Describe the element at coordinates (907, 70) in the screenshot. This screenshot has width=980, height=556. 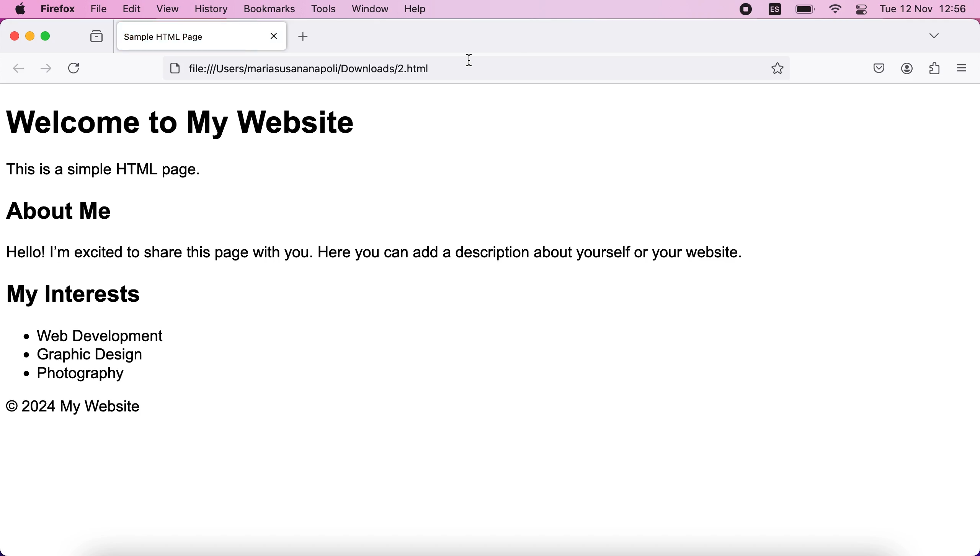
I see `accounts` at that location.